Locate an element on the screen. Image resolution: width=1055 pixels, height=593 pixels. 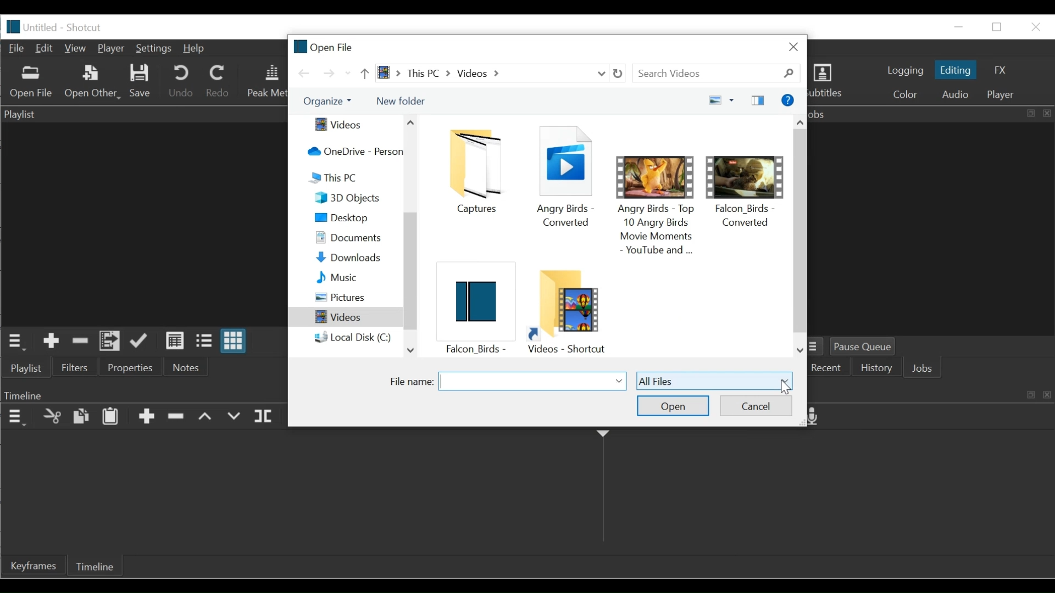
File name is located at coordinates (409, 382).